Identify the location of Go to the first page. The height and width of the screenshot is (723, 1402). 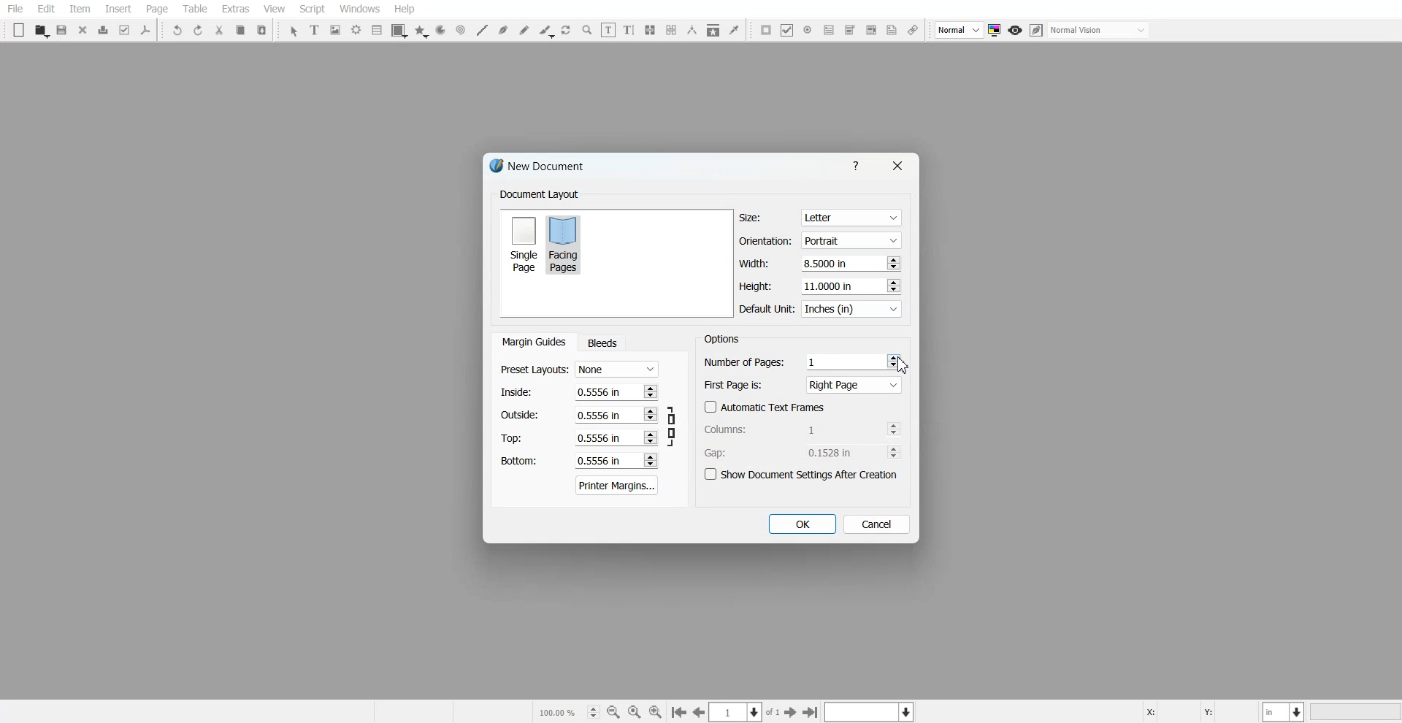
(678, 713).